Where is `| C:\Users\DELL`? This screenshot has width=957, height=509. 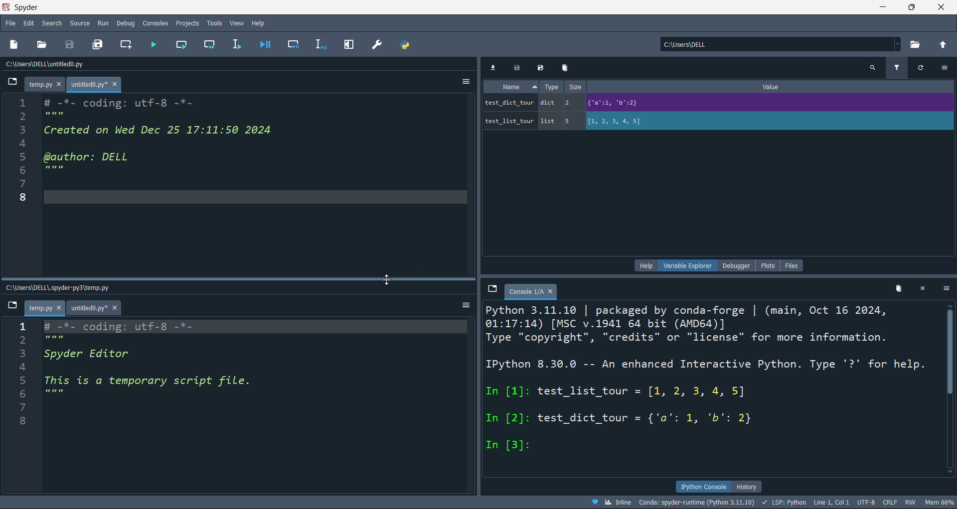
| C:\Users\DELL is located at coordinates (684, 44).